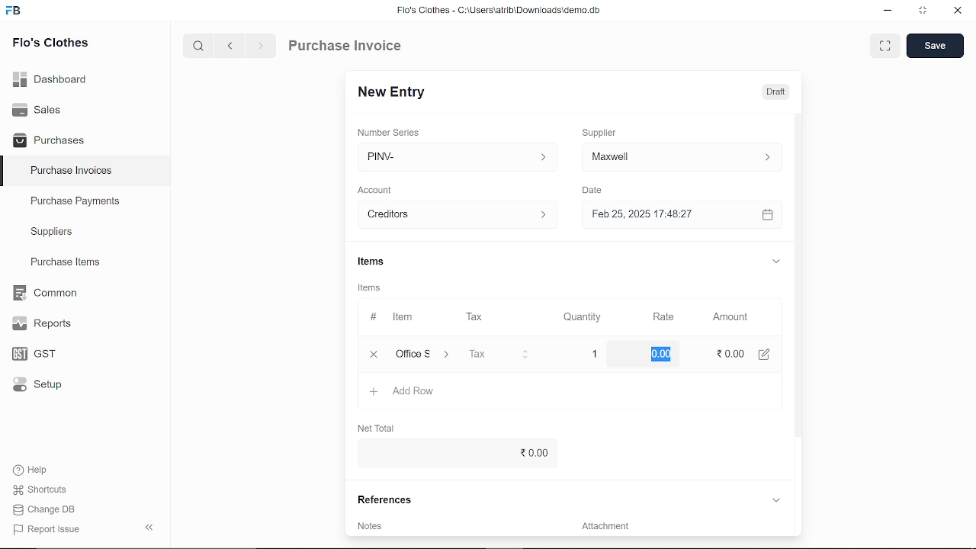 The image size is (976, 549). What do you see at coordinates (63, 263) in the screenshot?
I see `Purchase ltems` at bounding box center [63, 263].